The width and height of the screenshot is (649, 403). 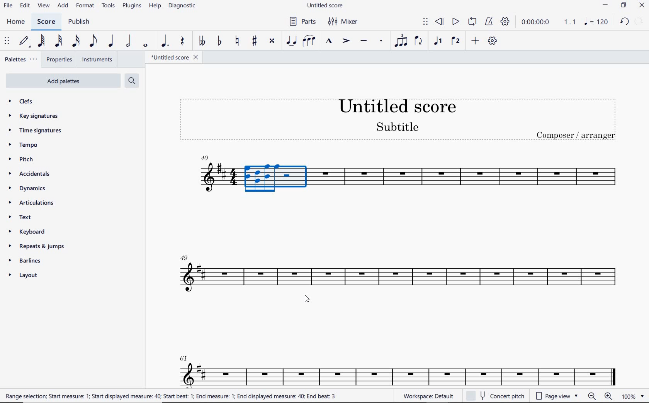 What do you see at coordinates (632, 396) in the screenshot?
I see `zoom factor` at bounding box center [632, 396].